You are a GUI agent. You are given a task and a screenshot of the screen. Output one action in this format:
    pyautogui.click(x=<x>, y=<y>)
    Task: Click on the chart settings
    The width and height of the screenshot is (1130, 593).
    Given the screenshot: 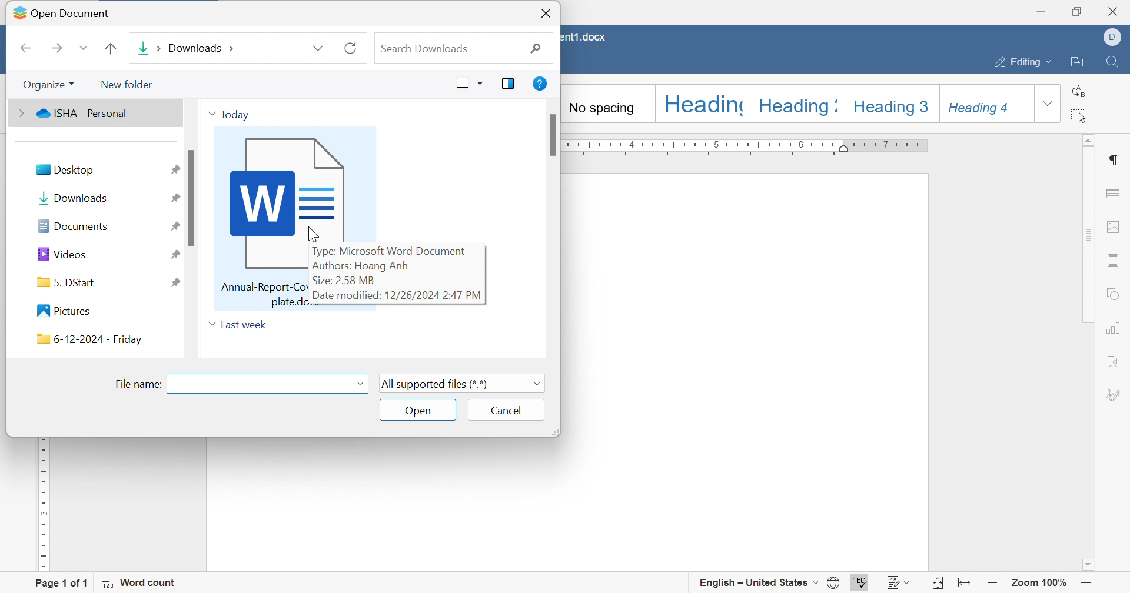 What is the action you would take?
    pyautogui.click(x=1115, y=329)
    